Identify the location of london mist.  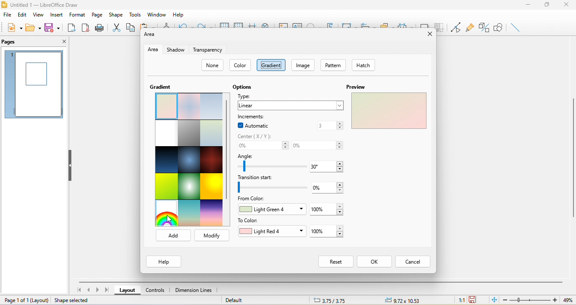
(187, 133).